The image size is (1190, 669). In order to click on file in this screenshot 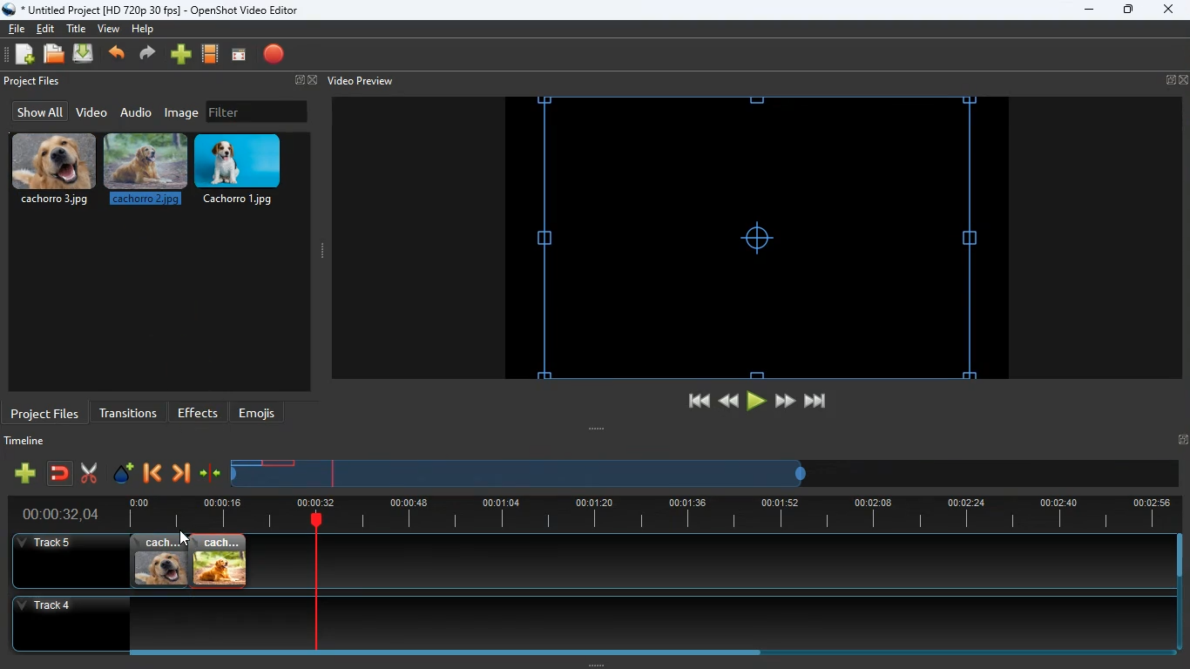, I will do `click(17, 27)`.